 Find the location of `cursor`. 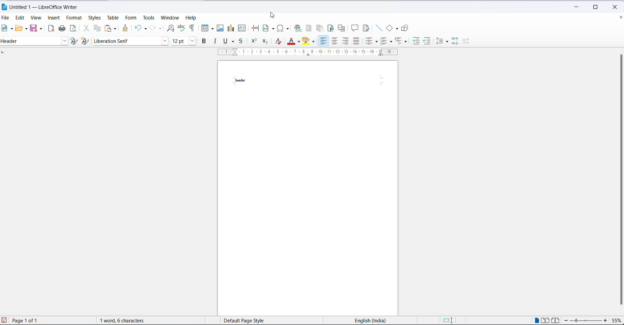

cursor is located at coordinates (273, 15).